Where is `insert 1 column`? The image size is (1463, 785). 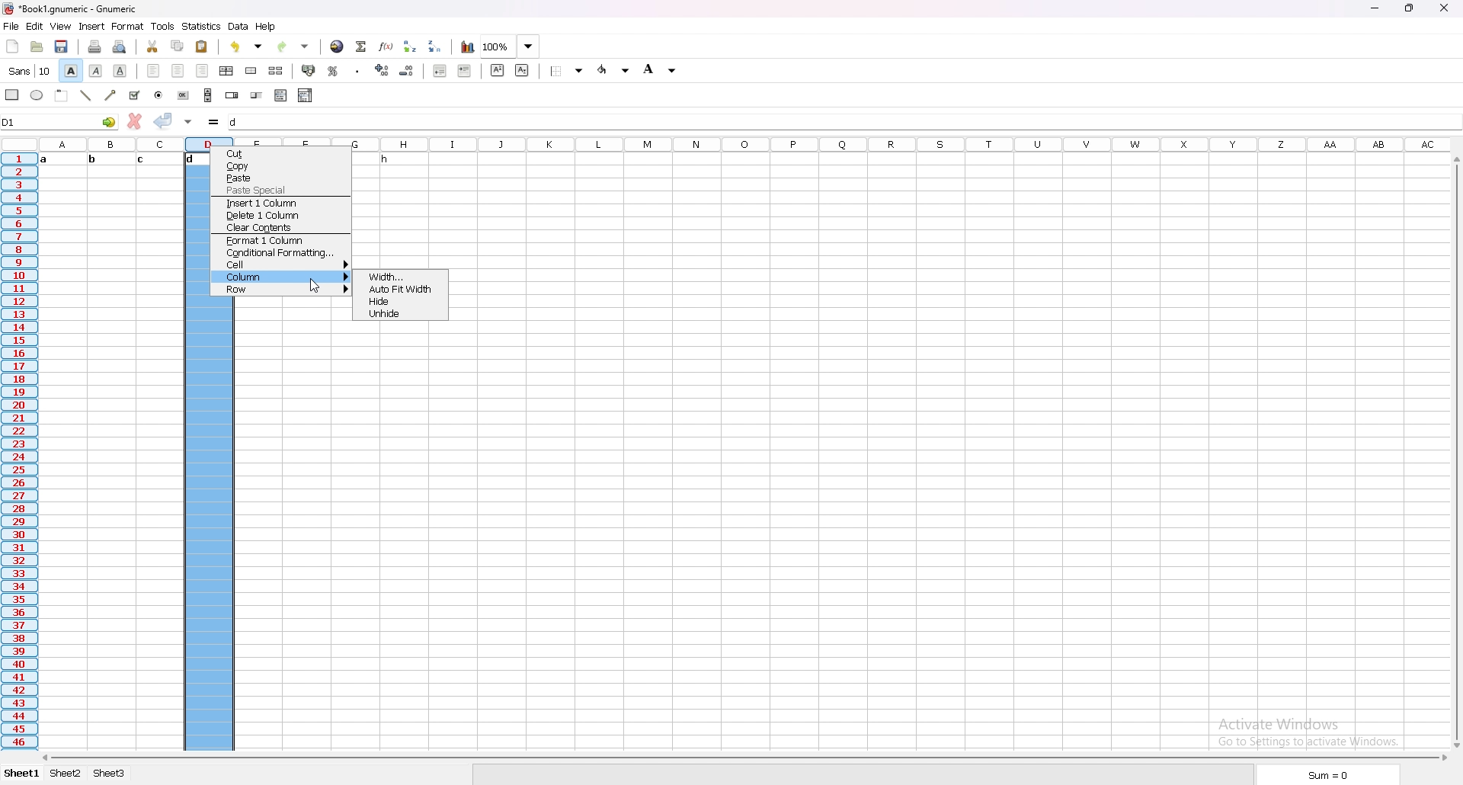 insert 1 column is located at coordinates (281, 203).